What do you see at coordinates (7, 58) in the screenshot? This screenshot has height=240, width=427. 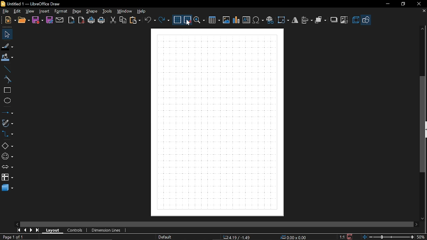 I see `fill color` at bounding box center [7, 58].